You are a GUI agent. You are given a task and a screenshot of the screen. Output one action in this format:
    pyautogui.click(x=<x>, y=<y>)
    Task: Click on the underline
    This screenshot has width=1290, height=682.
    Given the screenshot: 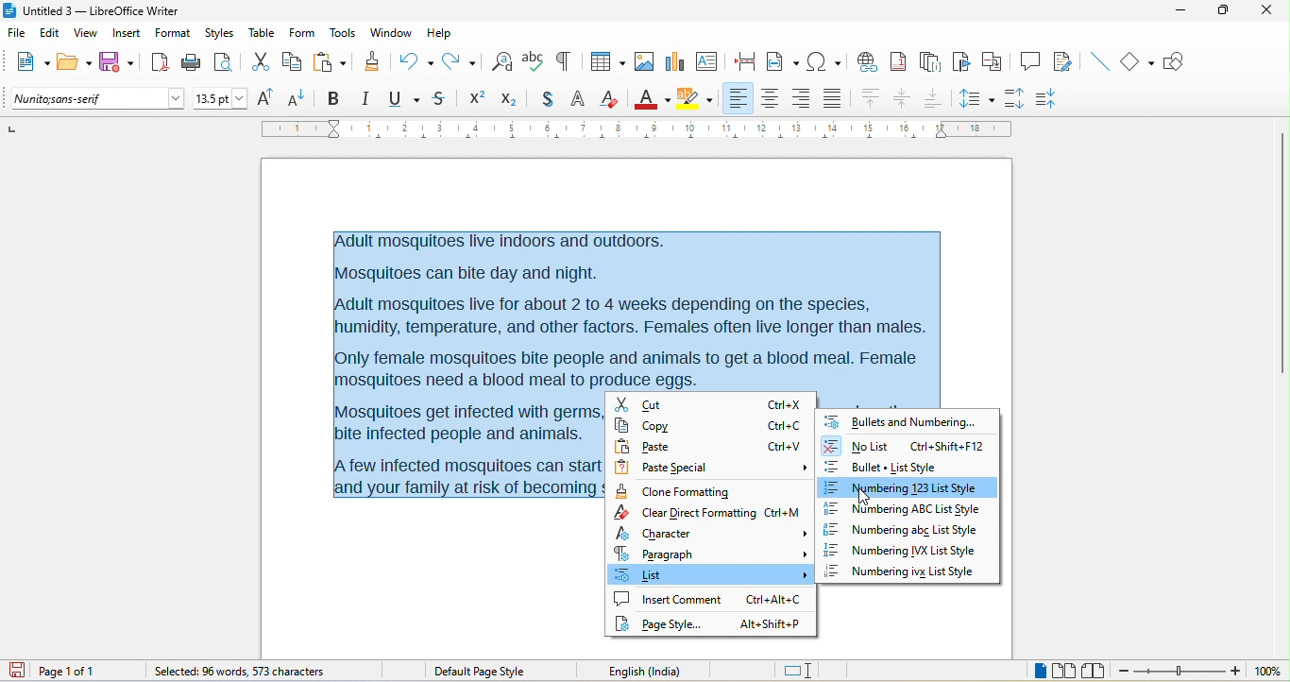 What is the action you would take?
    pyautogui.click(x=405, y=99)
    